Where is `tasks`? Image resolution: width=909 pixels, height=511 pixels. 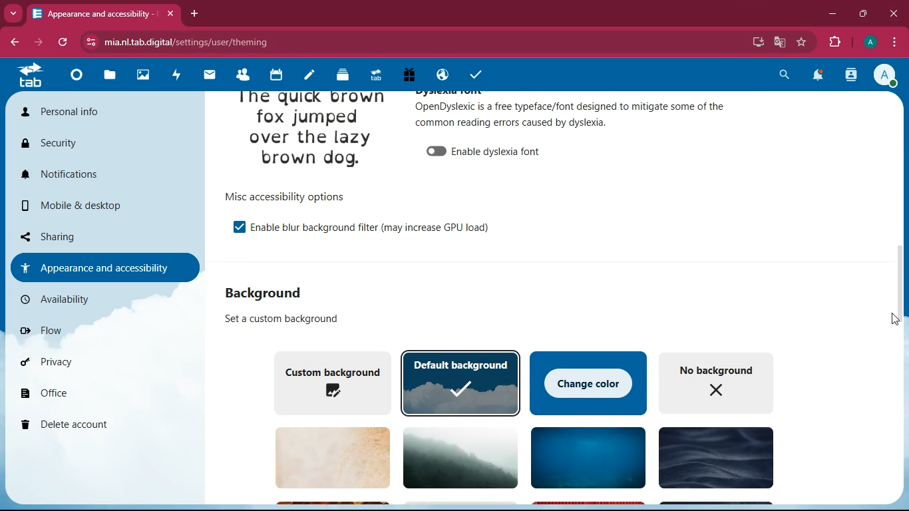
tasks is located at coordinates (473, 73).